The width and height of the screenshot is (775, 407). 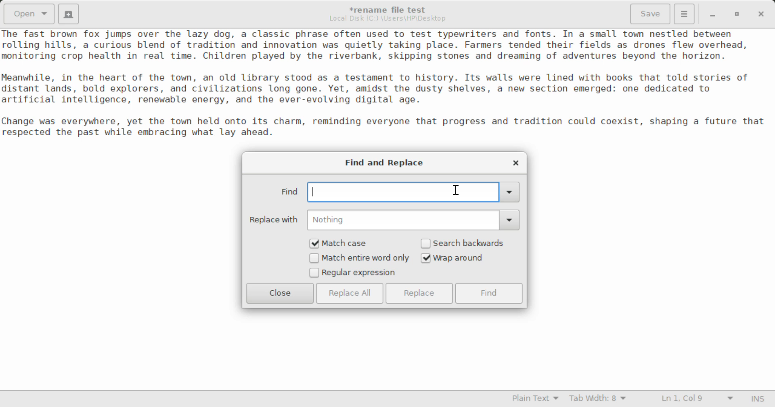 I want to click on Replace with Response Field, so click(x=384, y=220).